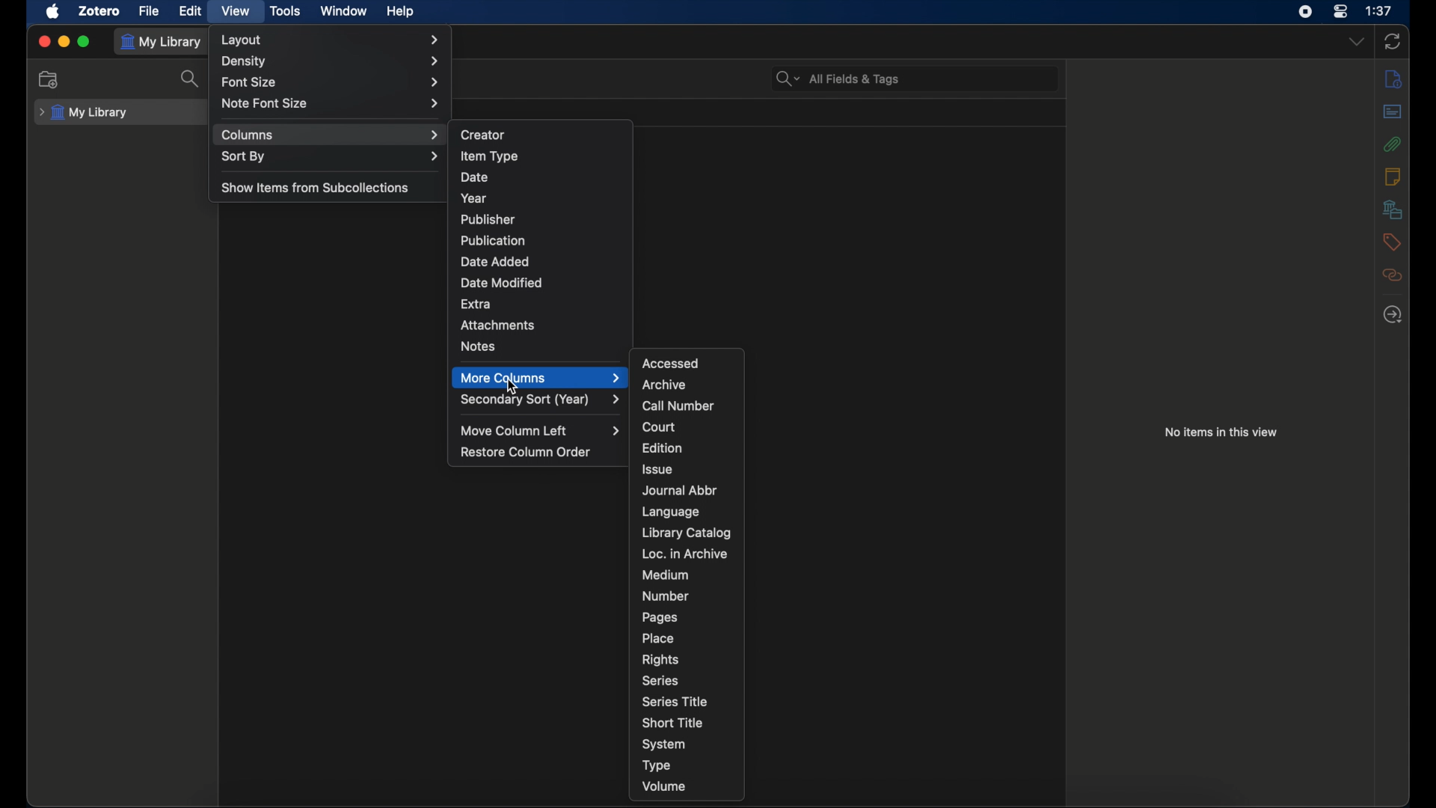  I want to click on date, so click(474, 177).